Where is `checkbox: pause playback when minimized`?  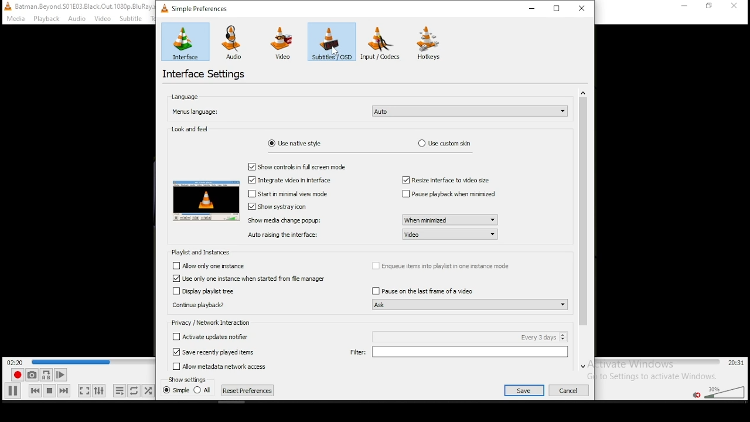 checkbox: pause playback when minimized is located at coordinates (449, 194).